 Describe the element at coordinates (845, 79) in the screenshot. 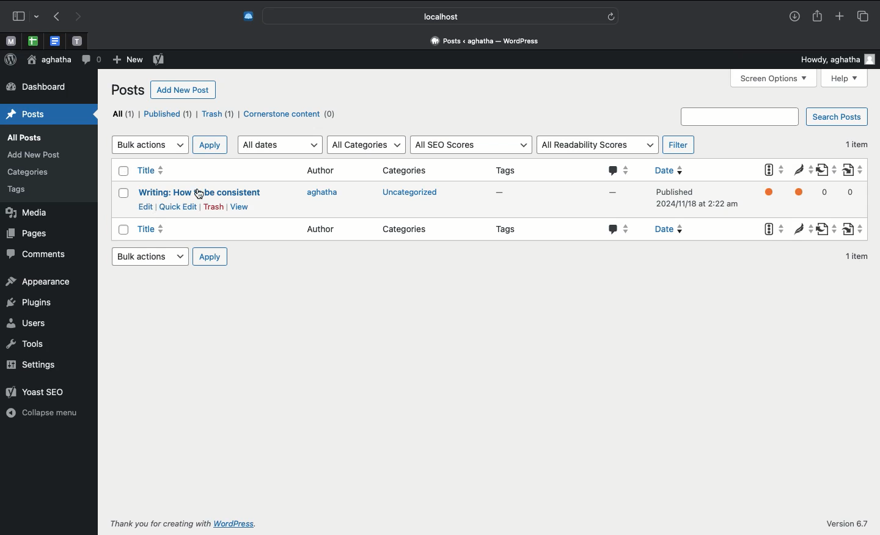

I see `Help` at that location.